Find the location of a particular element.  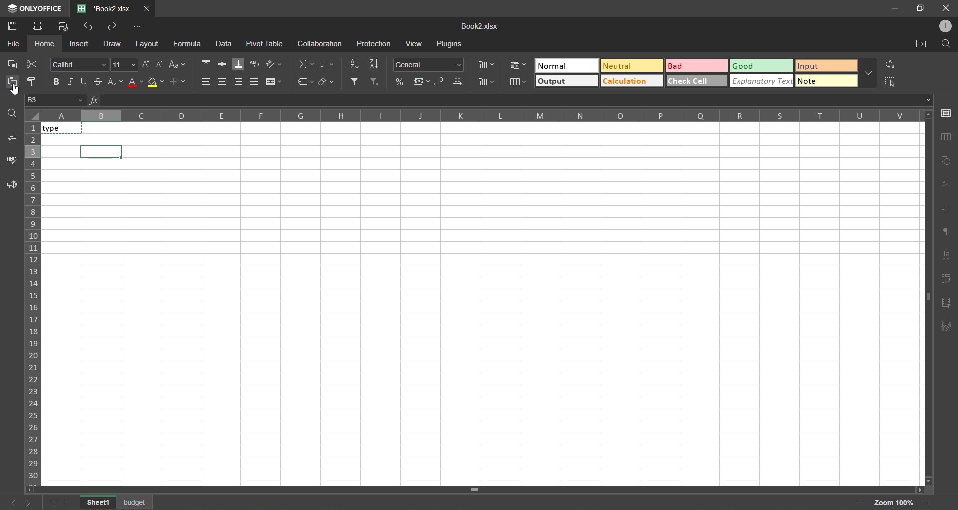

conditional formatting is located at coordinates (518, 64).